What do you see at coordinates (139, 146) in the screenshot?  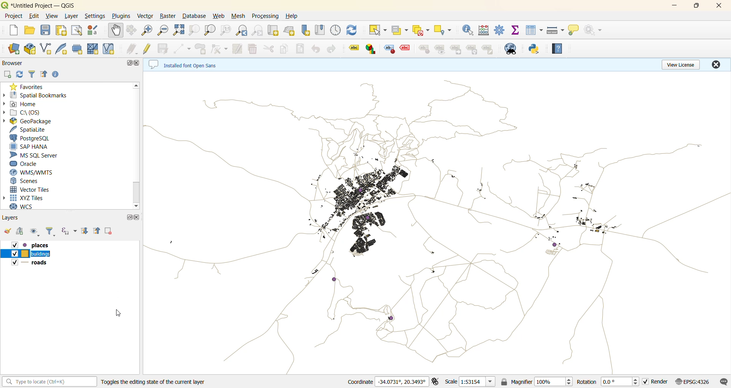 I see `vertical scroll bar` at bounding box center [139, 146].